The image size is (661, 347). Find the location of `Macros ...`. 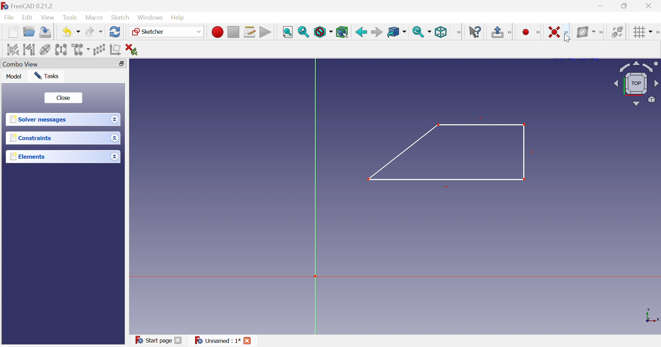

Macros ... is located at coordinates (250, 32).